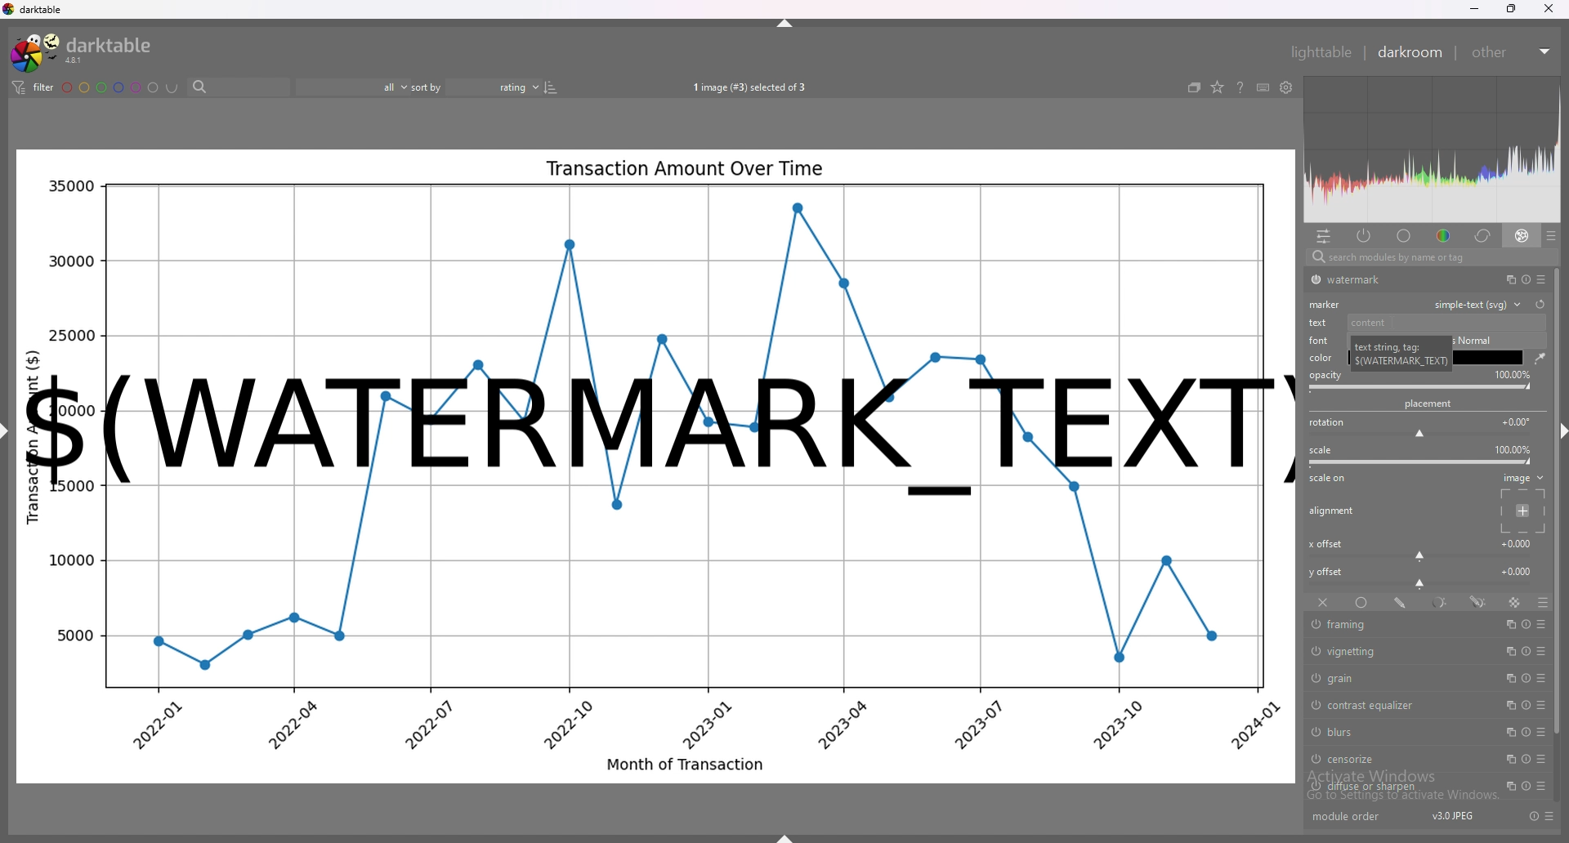 Image resolution: width=1569 pixels, height=843 pixels. What do you see at coordinates (1526, 652) in the screenshot?
I see `reset` at bounding box center [1526, 652].